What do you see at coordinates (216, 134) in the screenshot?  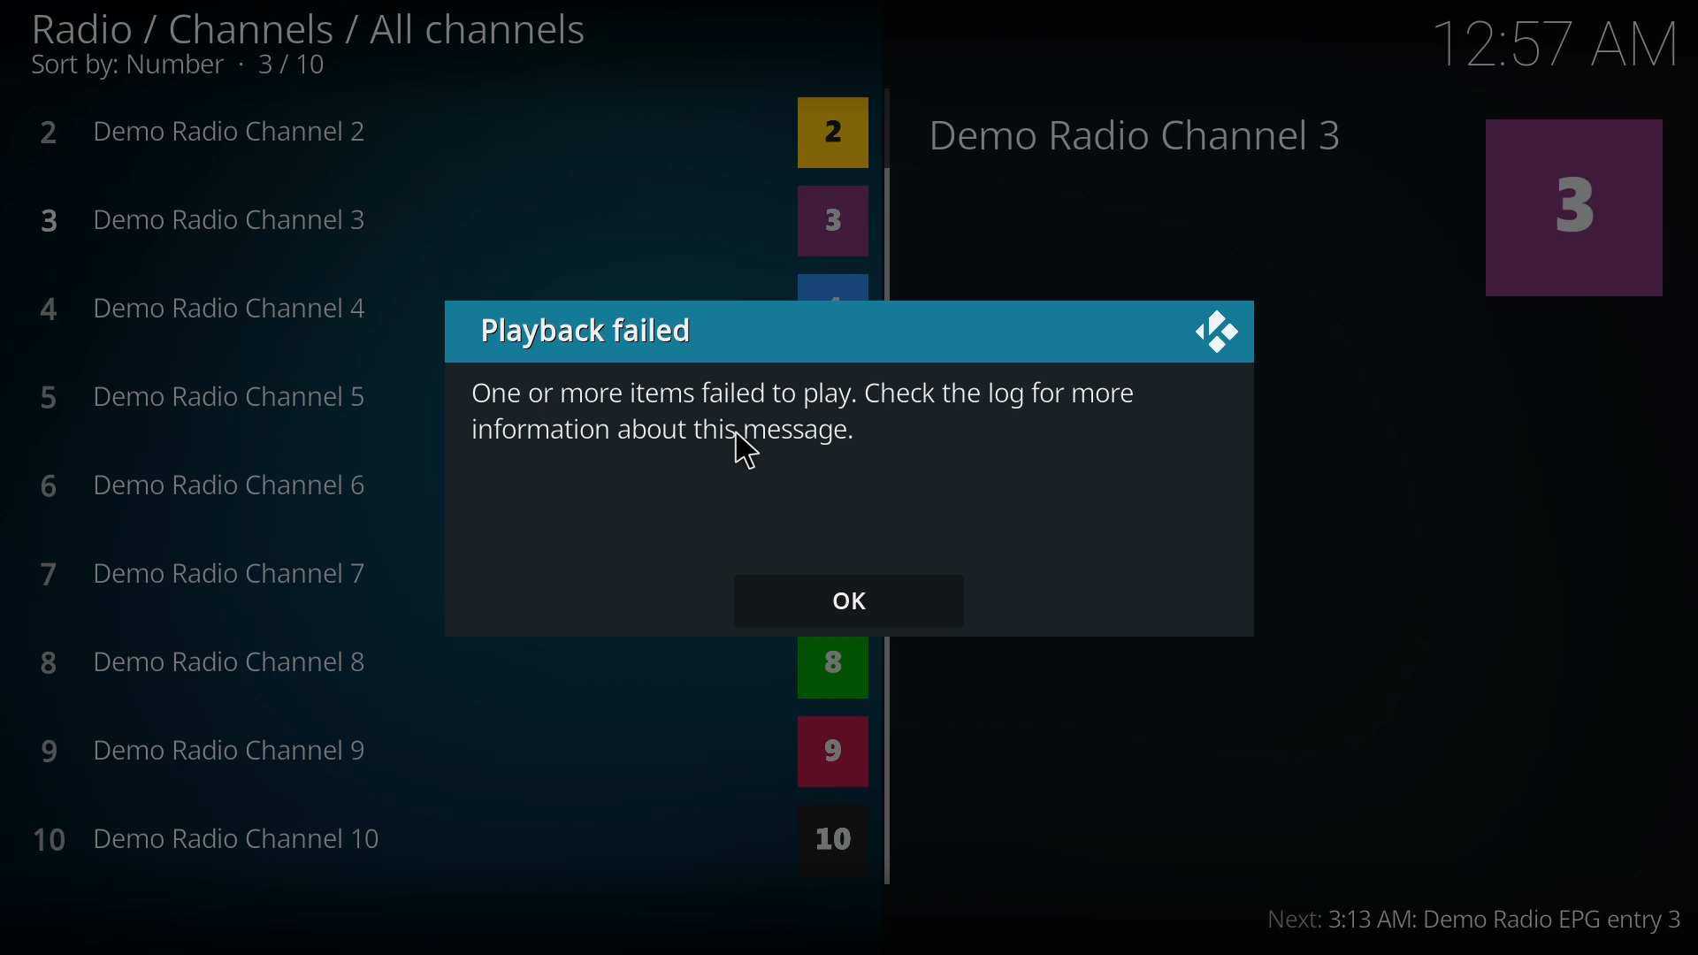 I see `2 Demo Radio Channel 2` at bounding box center [216, 134].